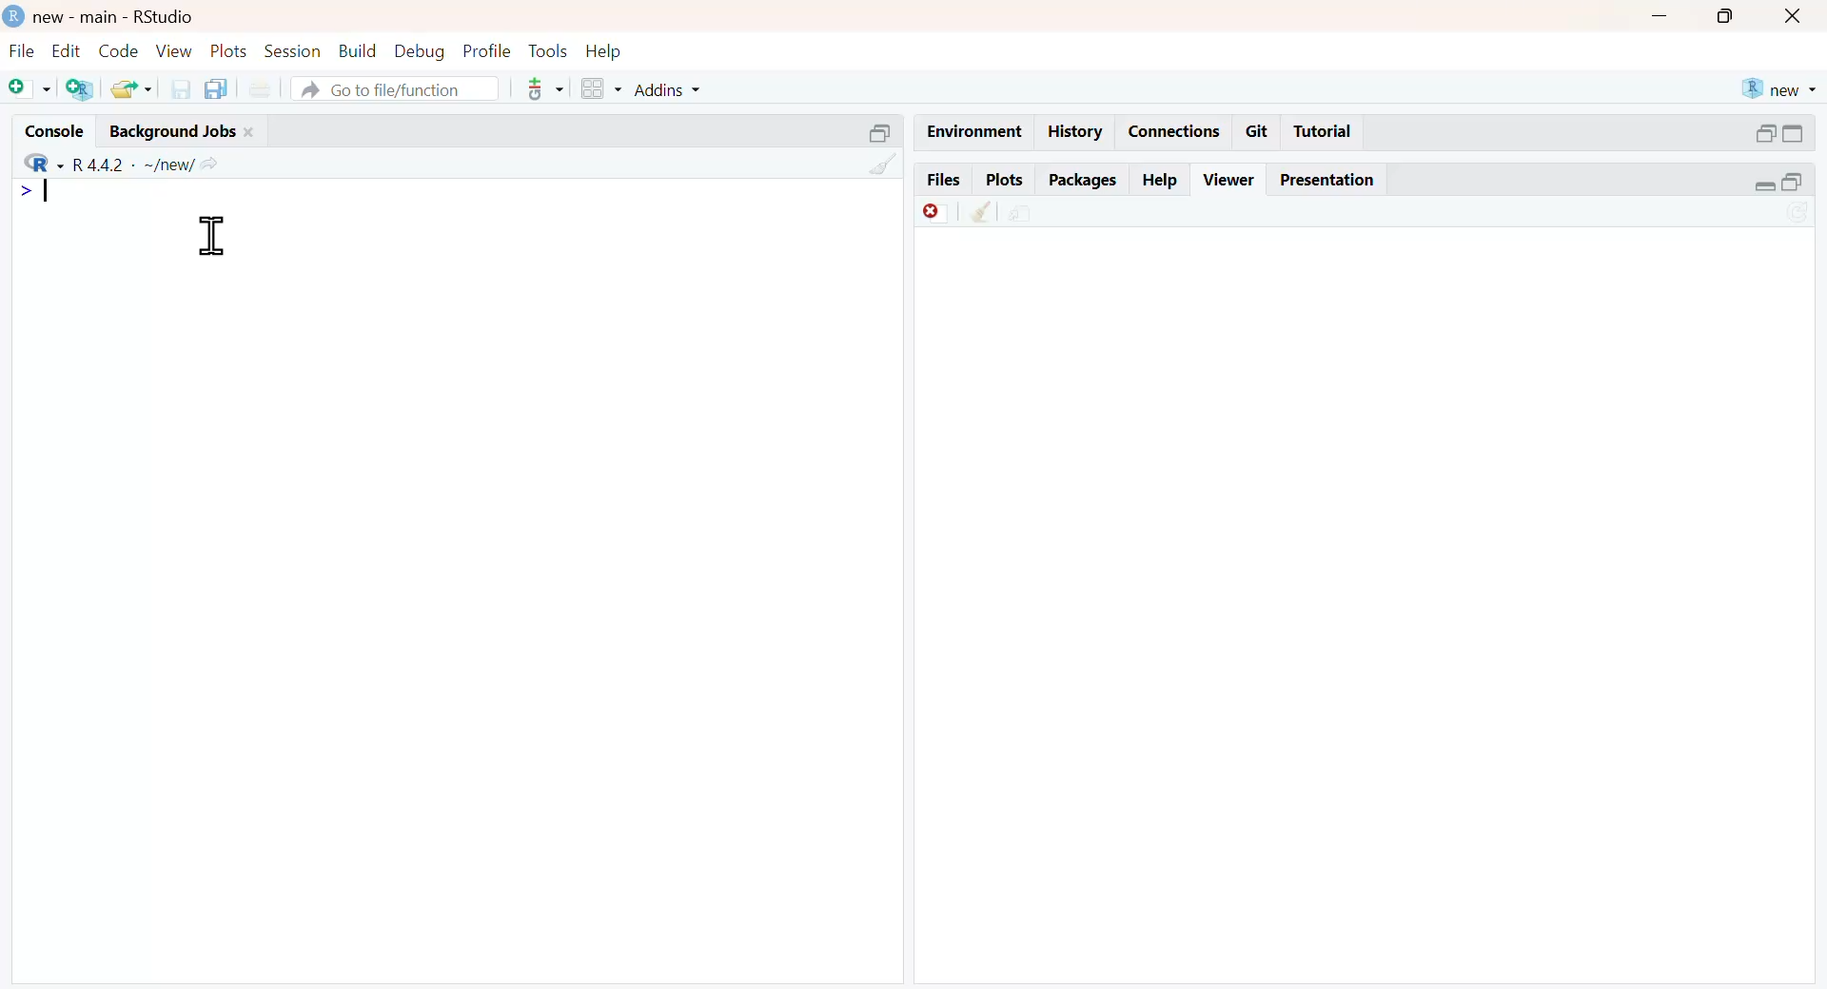  Describe the element at coordinates (548, 50) in the screenshot. I see `tools` at that location.